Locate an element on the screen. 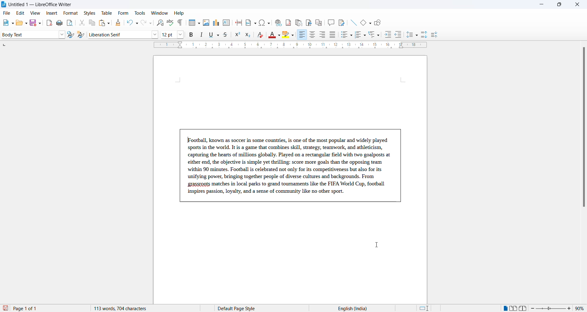 The image size is (587, 312). font name is located at coordinates (118, 34).